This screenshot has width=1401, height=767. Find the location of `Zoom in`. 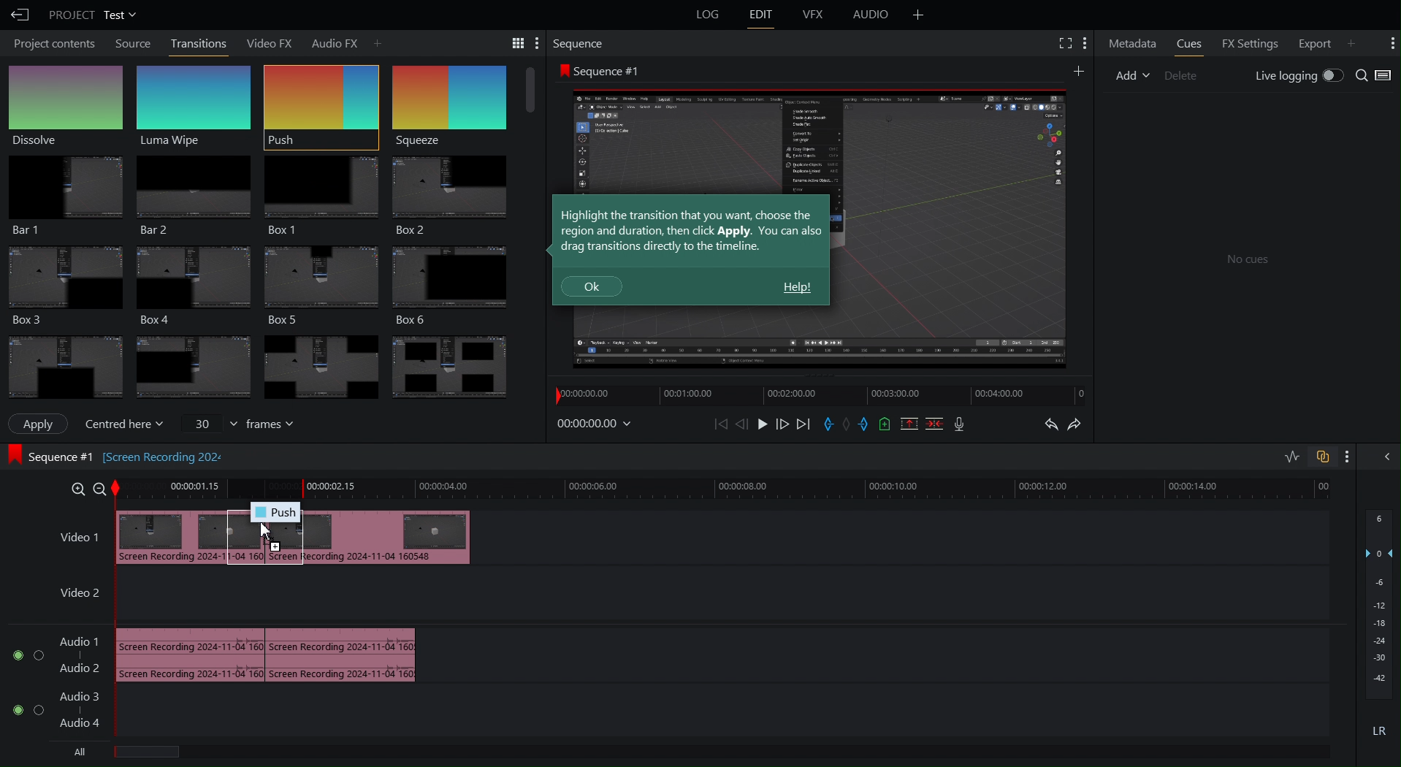

Zoom in is located at coordinates (76, 487).